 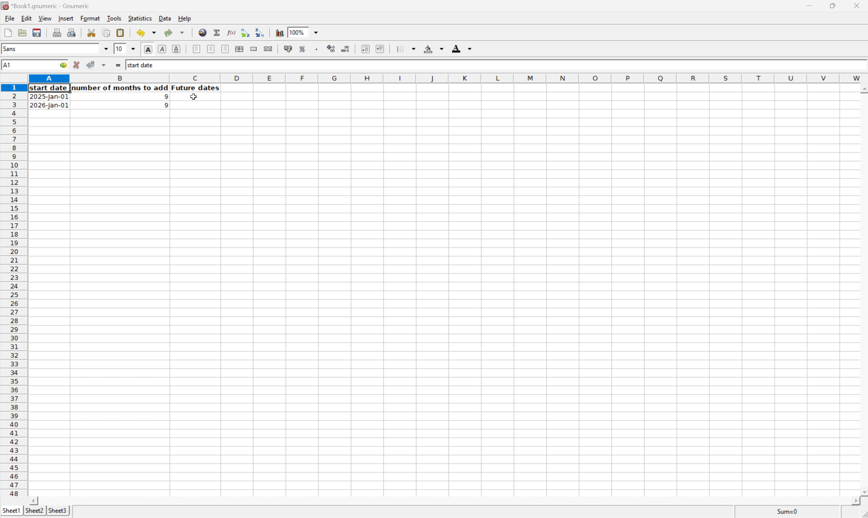 What do you see at coordinates (121, 32) in the screenshot?
I see `Paste a clipboard` at bounding box center [121, 32].